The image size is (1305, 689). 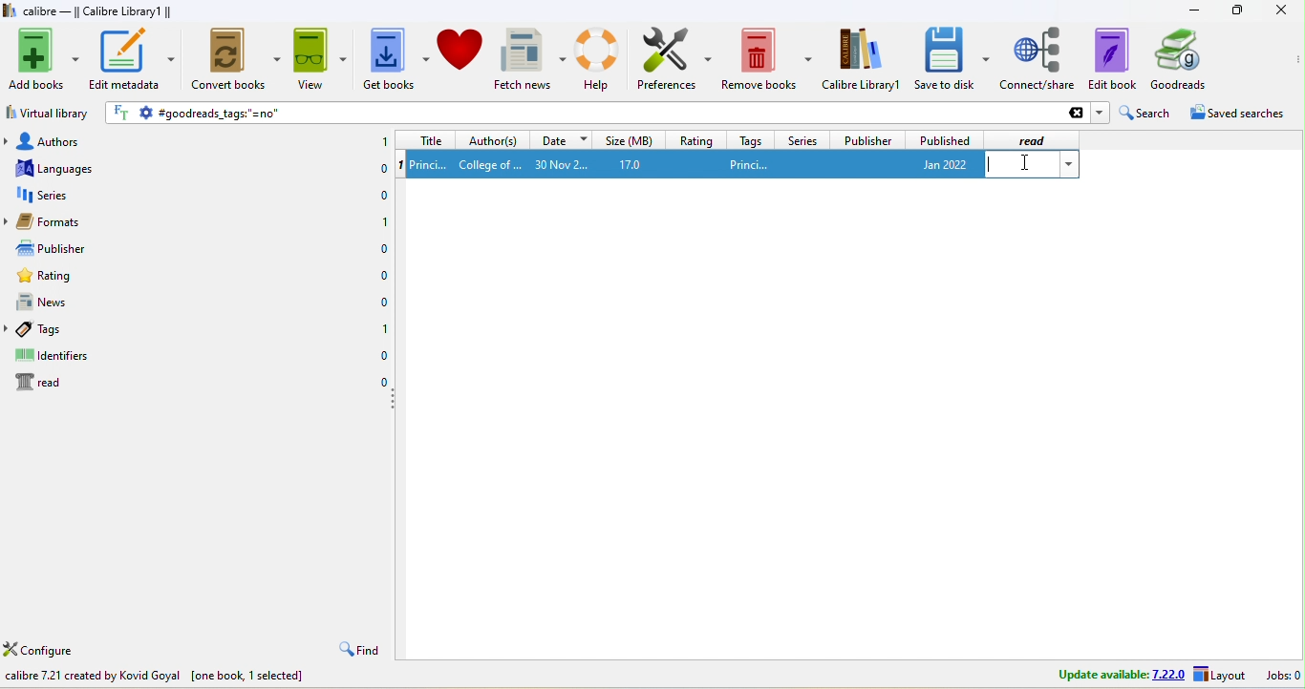 I want to click on calibre - || Calibre Library1 ||, so click(x=97, y=10).